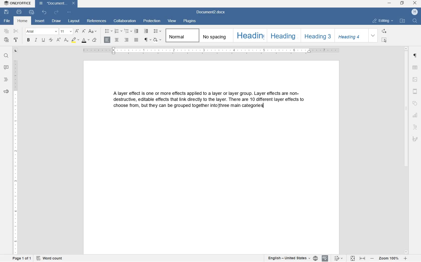  I want to click on font size, so click(66, 31).